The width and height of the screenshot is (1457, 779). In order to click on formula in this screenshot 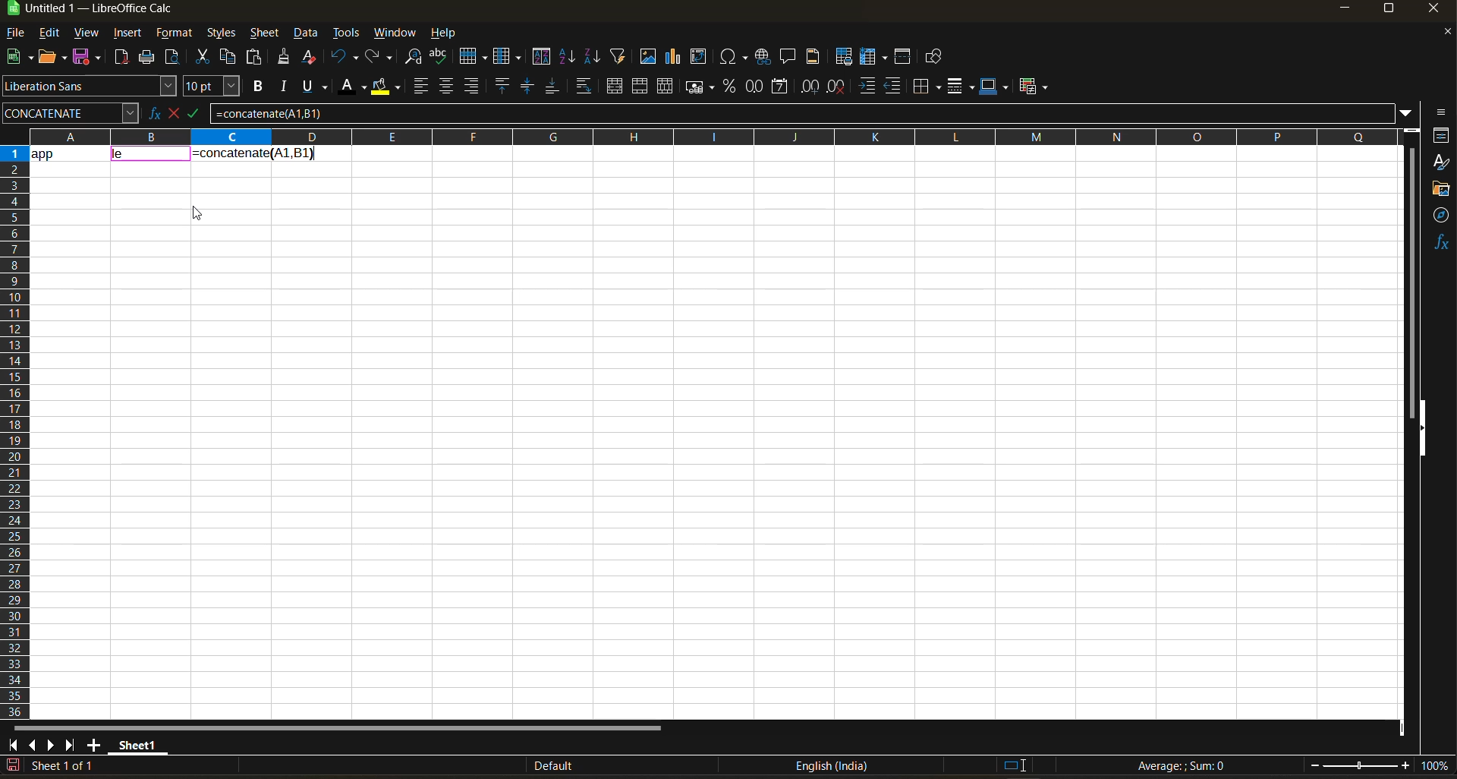, I will do `click(1186, 768)`.